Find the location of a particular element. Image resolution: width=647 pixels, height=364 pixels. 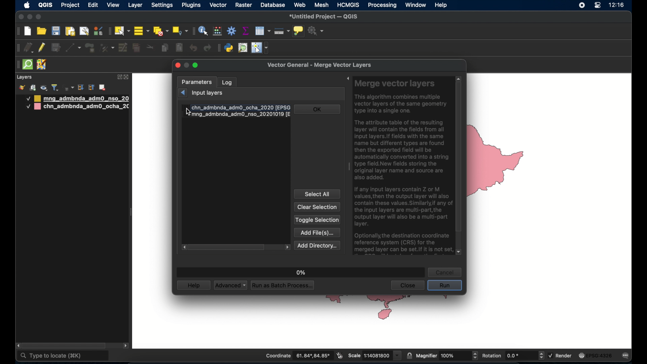

python console is located at coordinates (229, 48).